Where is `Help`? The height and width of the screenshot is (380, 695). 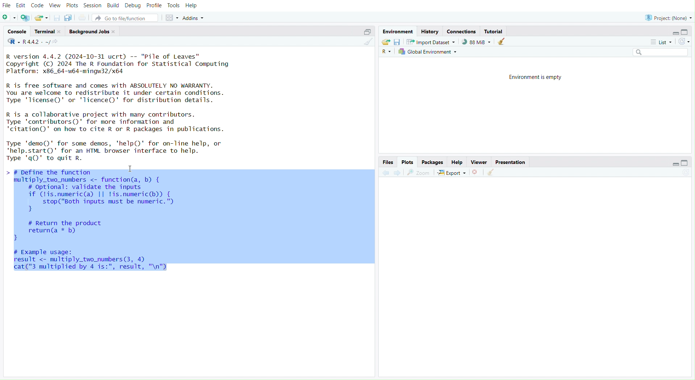 Help is located at coordinates (458, 162).